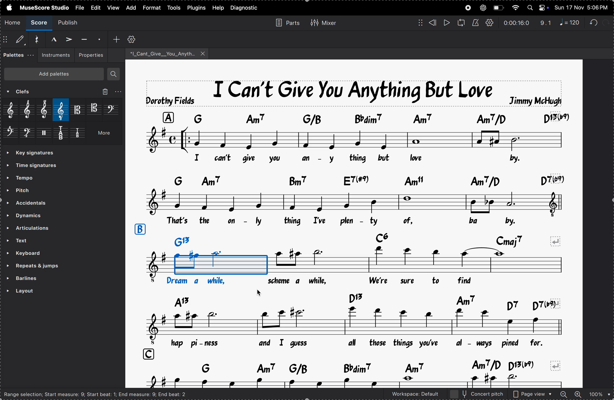  What do you see at coordinates (7, 7) in the screenshot?
I see `apple menu` at bounding box center [7, 7].